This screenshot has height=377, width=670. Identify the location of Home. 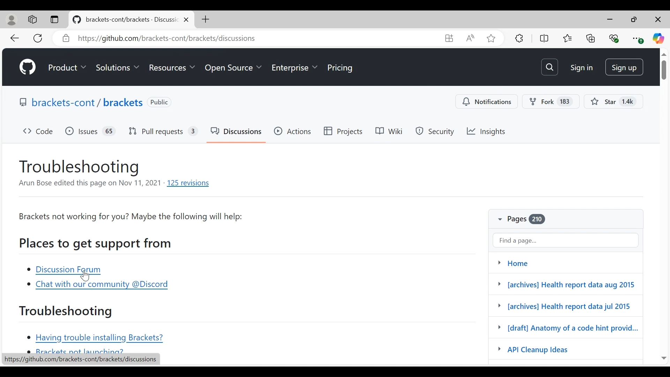
(564, 261).